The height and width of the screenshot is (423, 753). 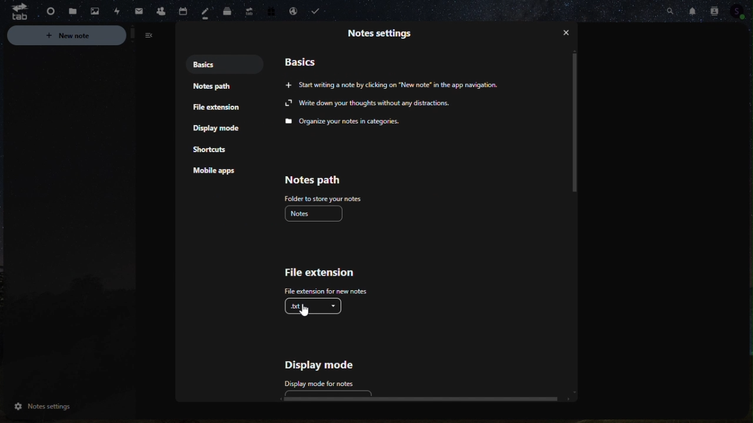 What do you see at coordinates (742, 13) in the screenshot?
I see `Profile` at bounding box center [742, 13].